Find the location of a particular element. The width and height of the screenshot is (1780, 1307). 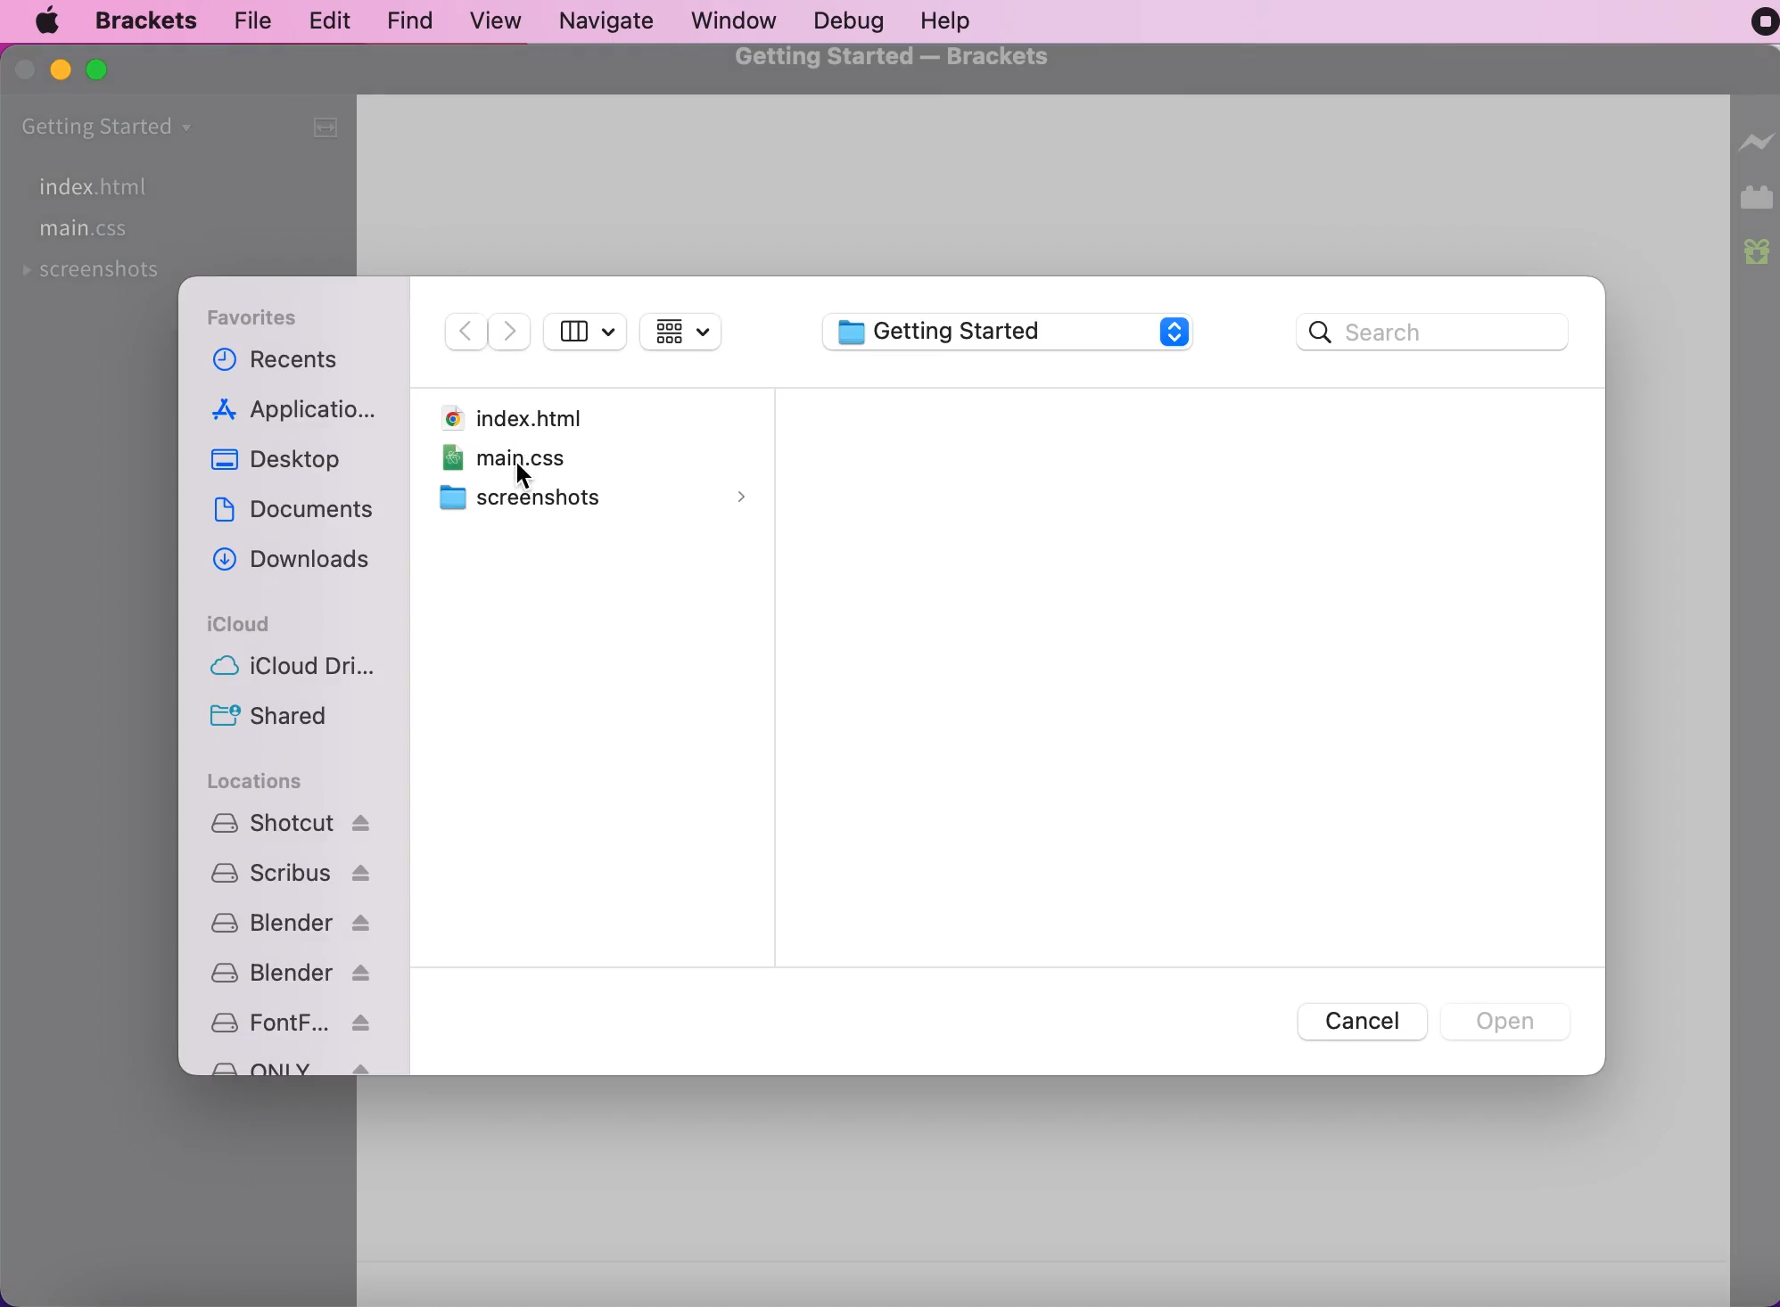

close is located at coordinates (23, 73).